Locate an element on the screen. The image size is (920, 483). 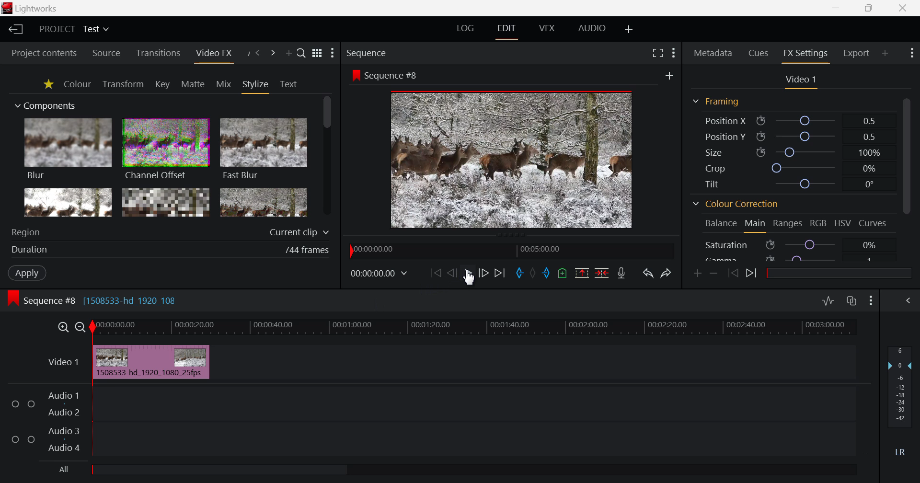
Search is located at coordinates (302, 54).